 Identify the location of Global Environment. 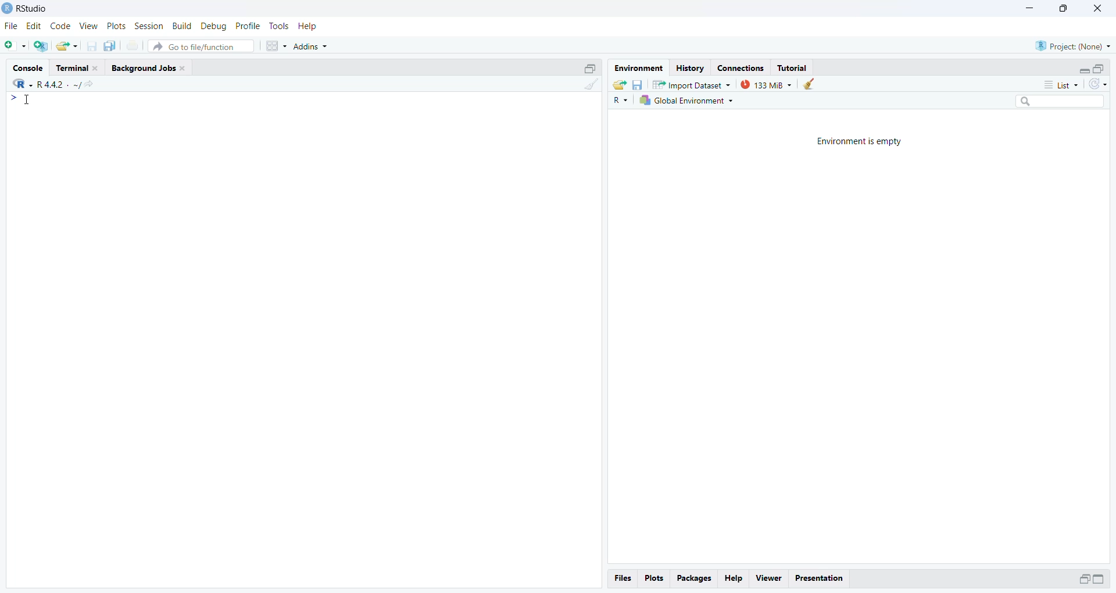
(688, 102).